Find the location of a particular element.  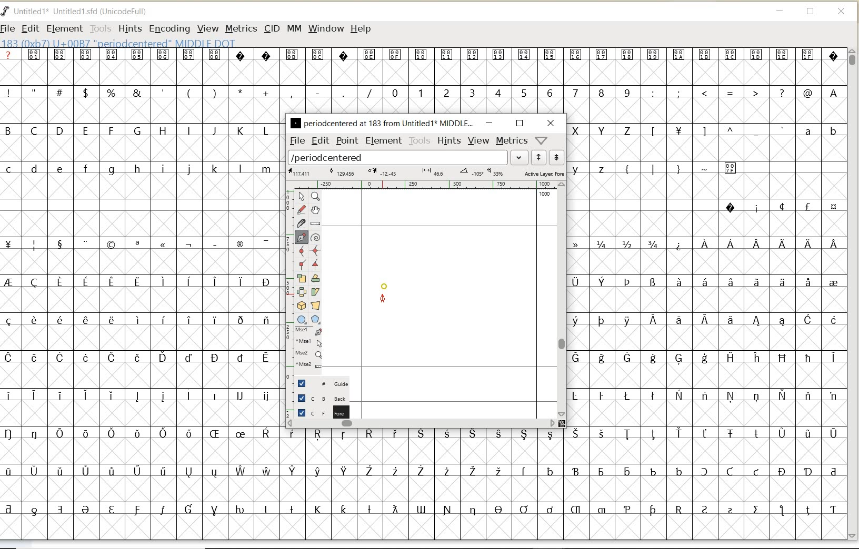

CID is located at coordinates (272, 30).